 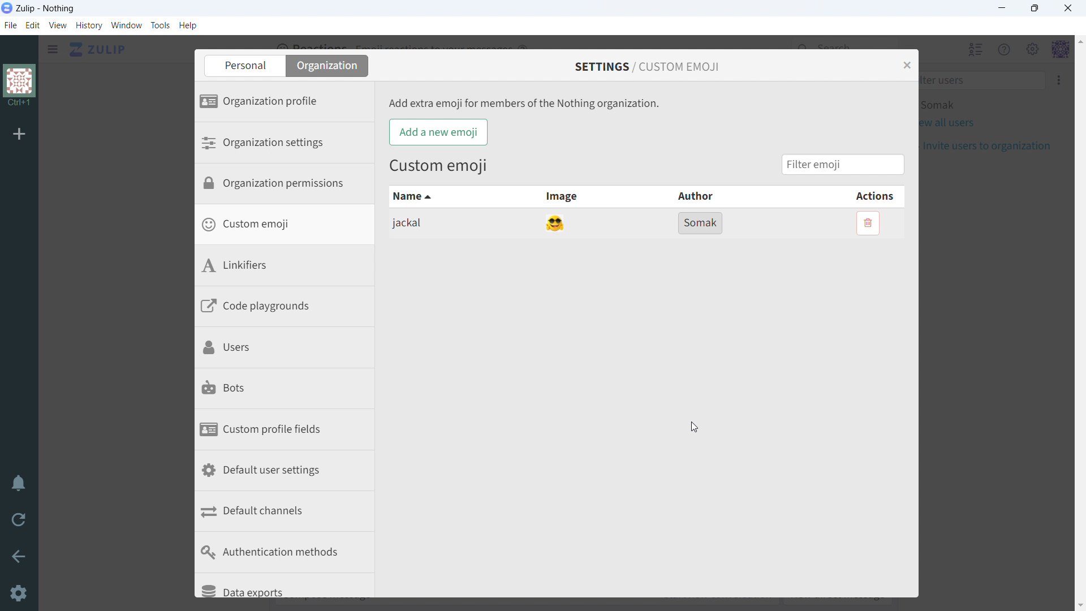 What do you see at coordinates (290, 586) in the screenshot?
I see `data exports` at bounding box center [290, 586].